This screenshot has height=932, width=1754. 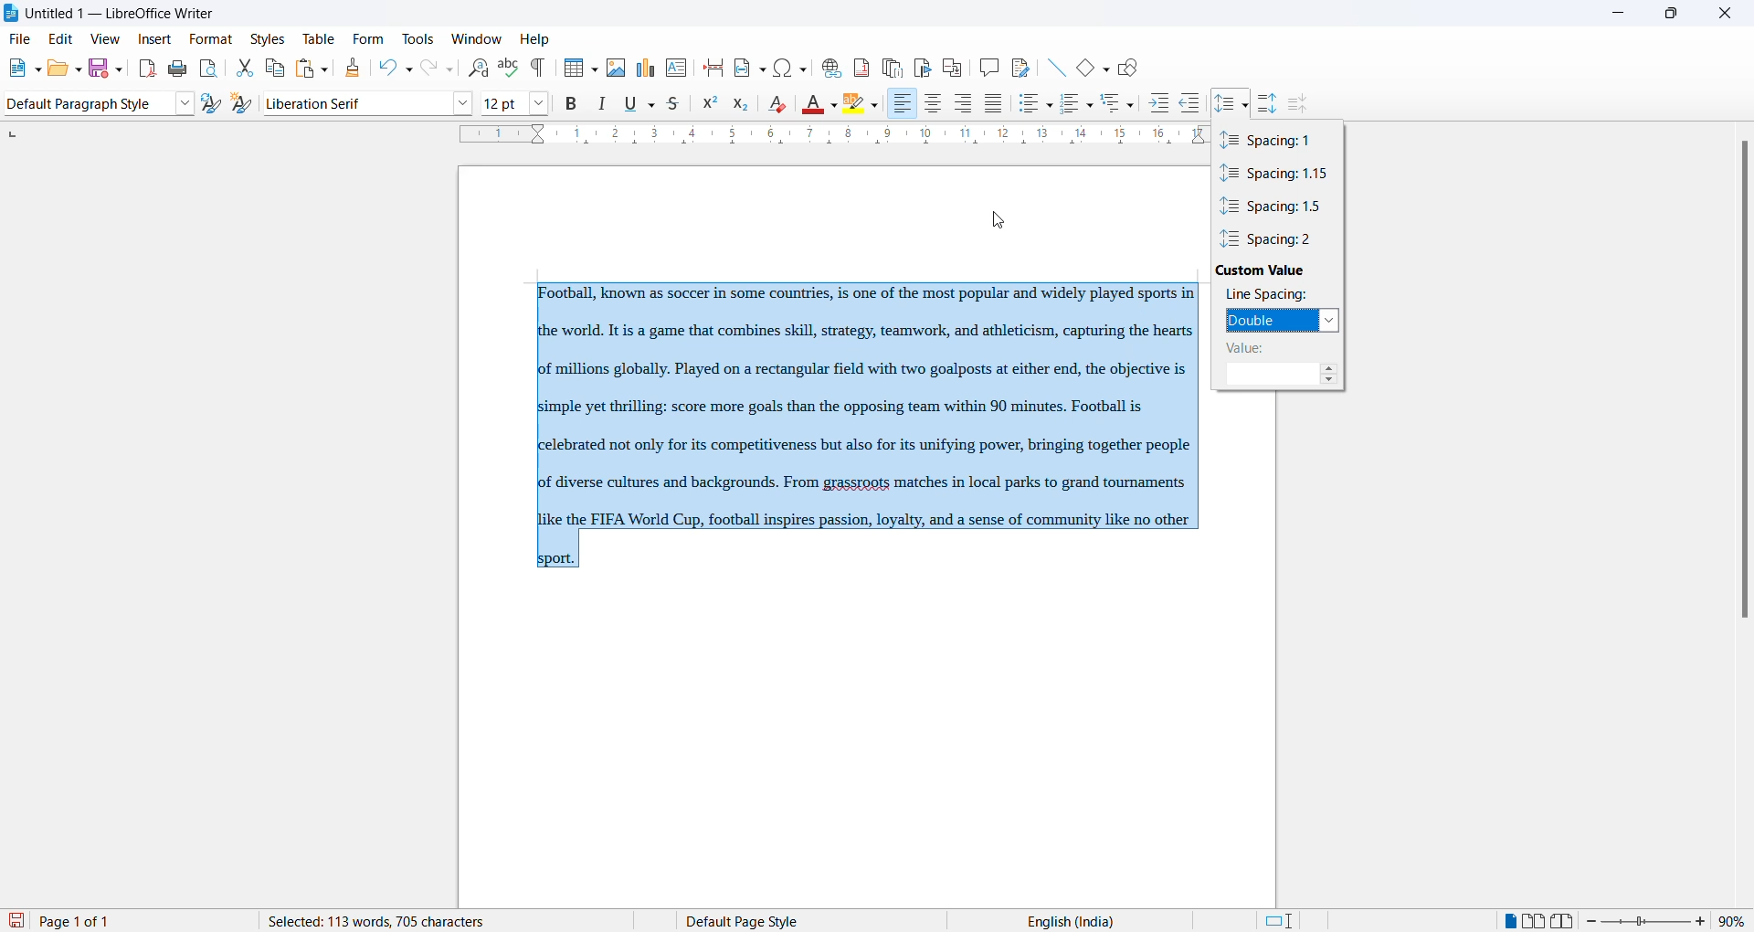 What do you see at coordinates (473, 37) in the screenshot?
I see `window` at bounding box center [473, 37].